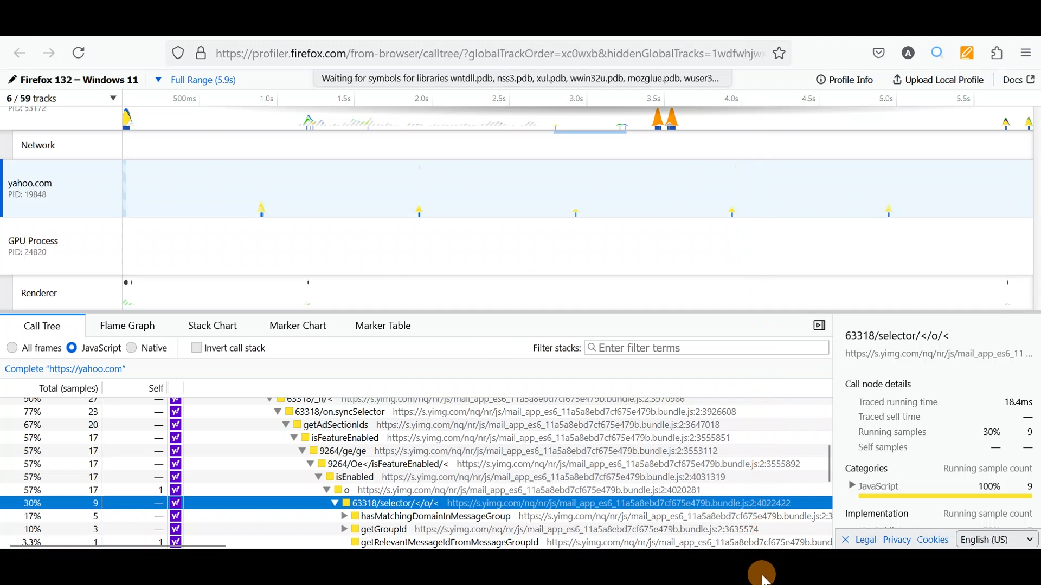  I want to click on Bookmark 4, so click(526, 81).